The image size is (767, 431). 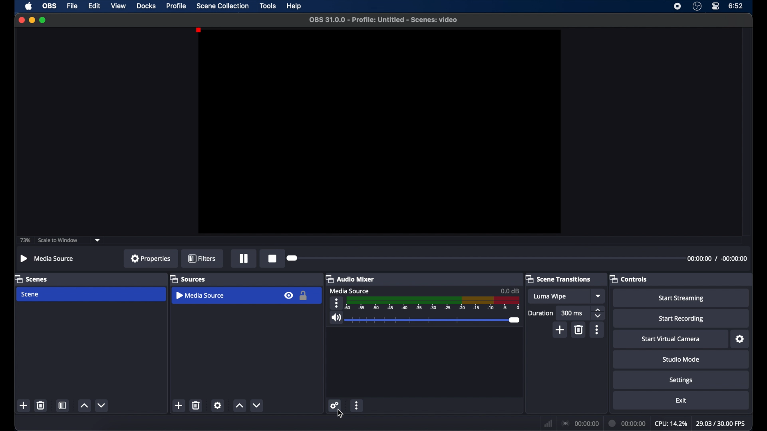 I want to click on settings, so click(x=740, y=339).